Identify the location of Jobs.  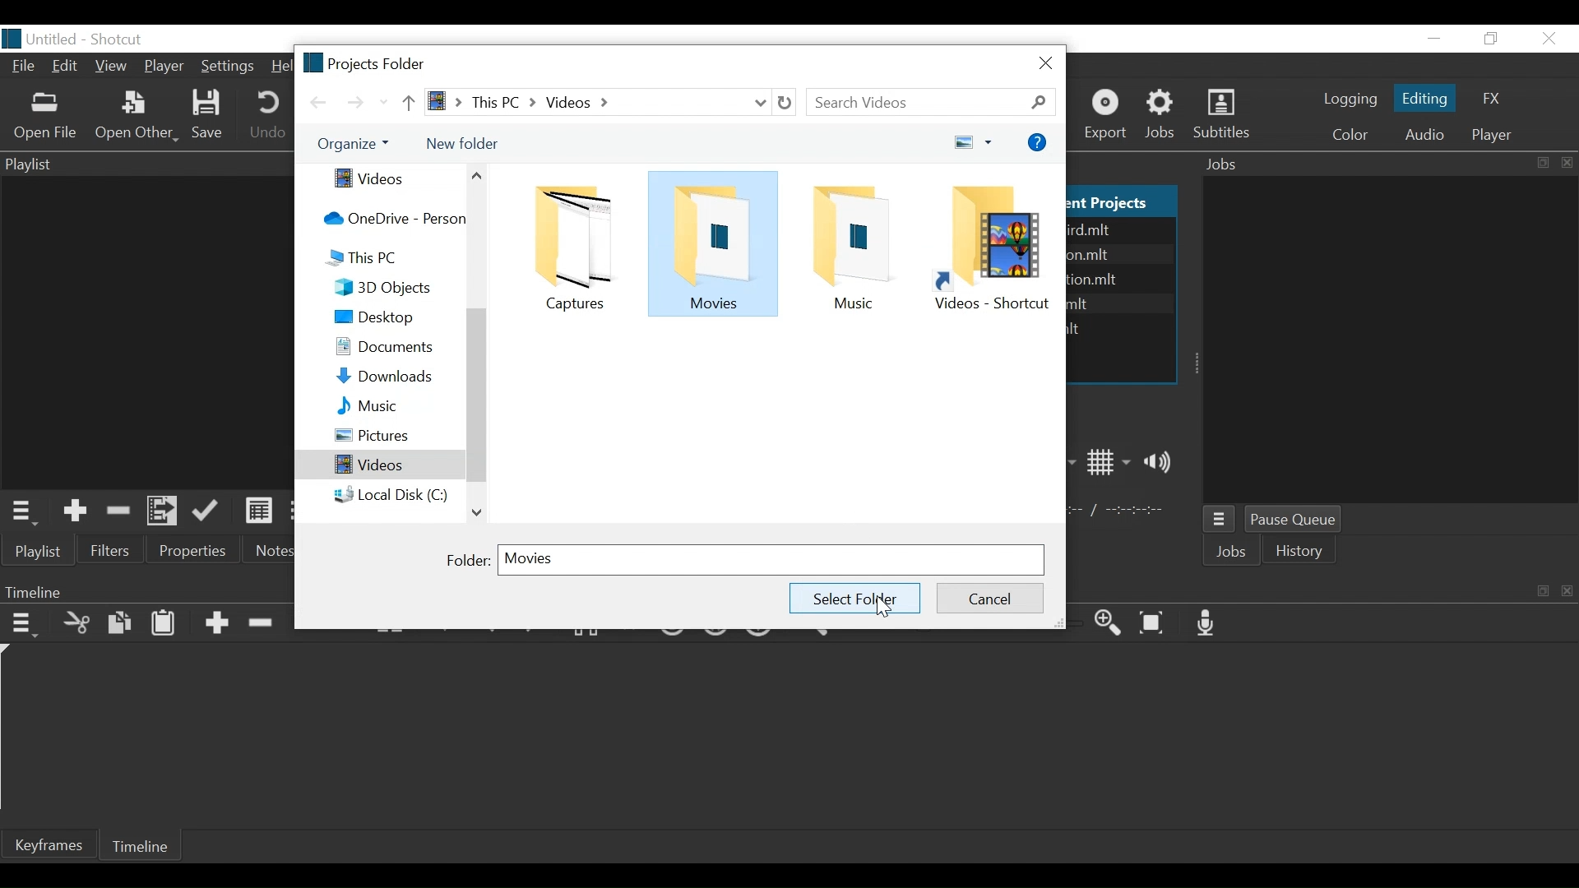
(1165, 114).